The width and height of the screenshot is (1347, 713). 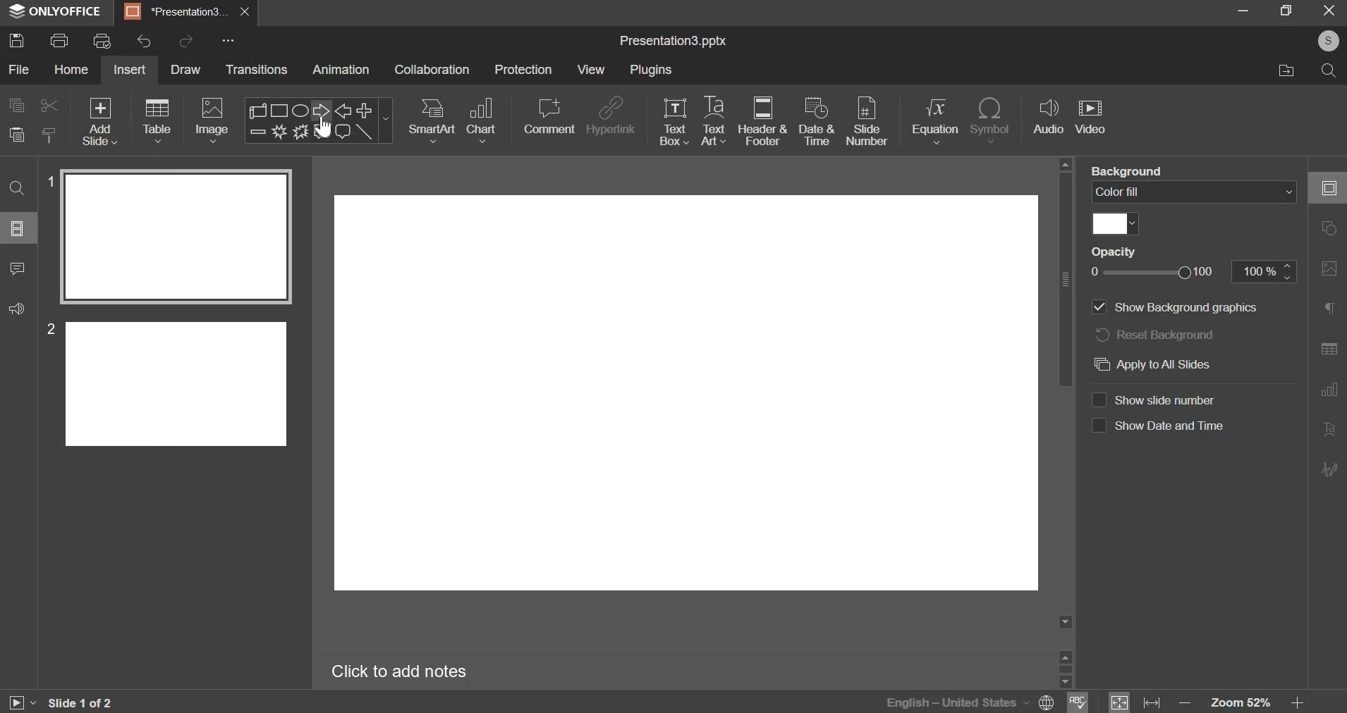 What do you see at coordinates (17, 228) in the screenshot?
I see `slide layout` at bounding box center [17, 228].